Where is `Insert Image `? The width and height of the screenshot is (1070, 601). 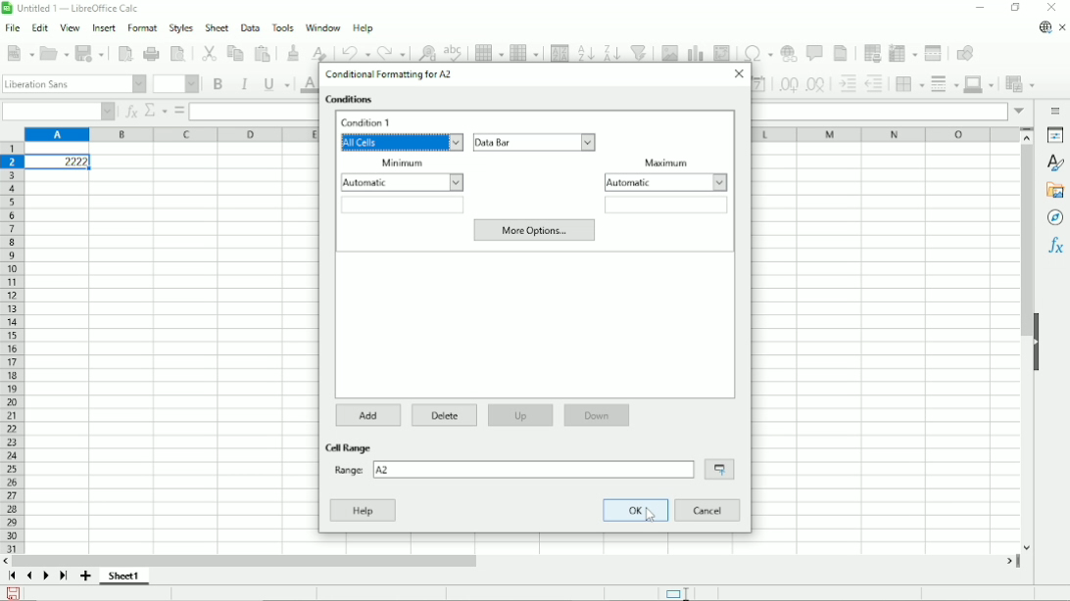 Insert Image  is located at coordinates (669, 52).